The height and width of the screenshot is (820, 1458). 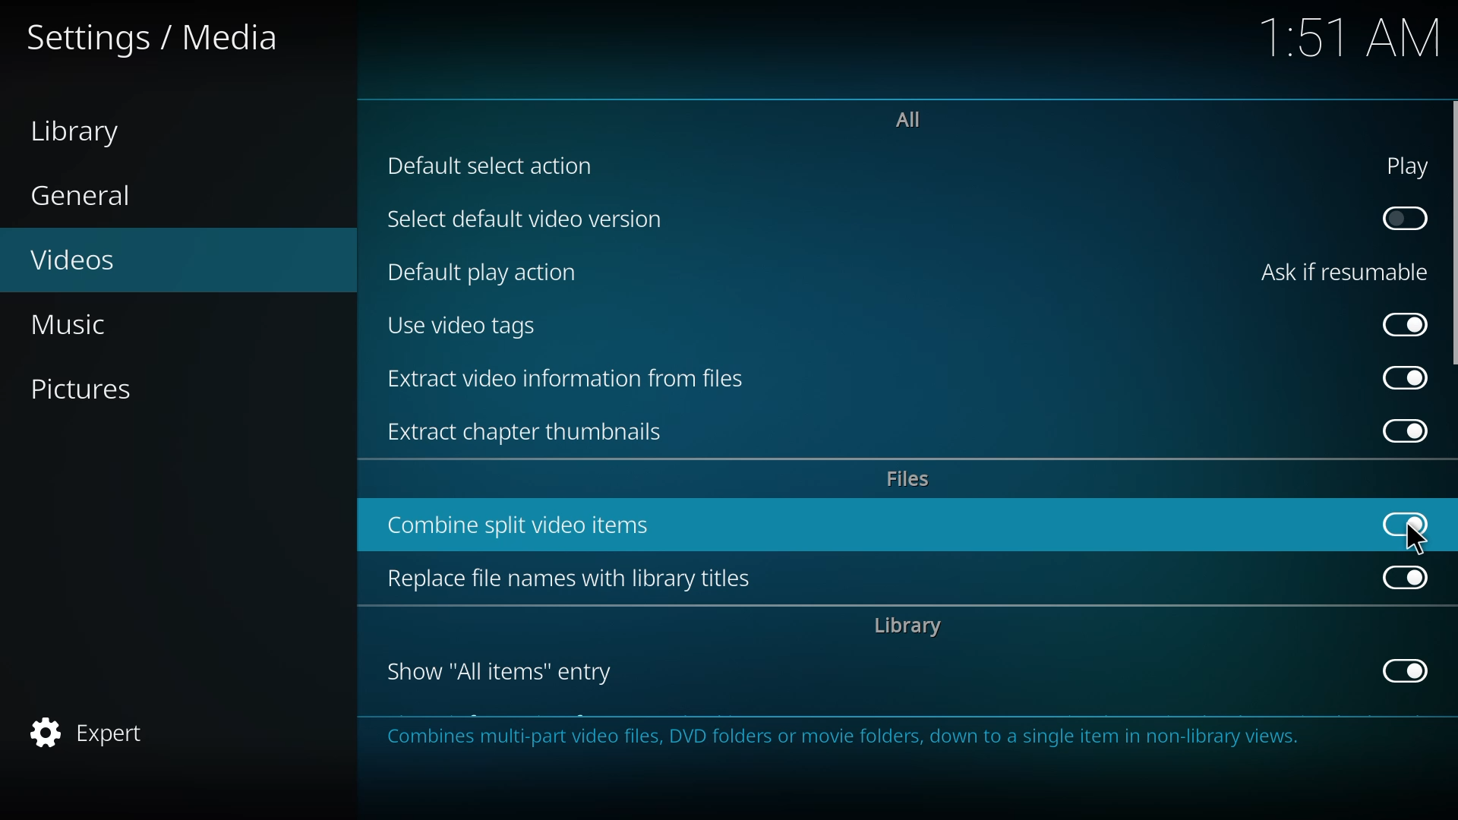 What do you see at coordinates (1399, 430) in the screenshot?
I see `enabled` at bounding box center [1399, 430].